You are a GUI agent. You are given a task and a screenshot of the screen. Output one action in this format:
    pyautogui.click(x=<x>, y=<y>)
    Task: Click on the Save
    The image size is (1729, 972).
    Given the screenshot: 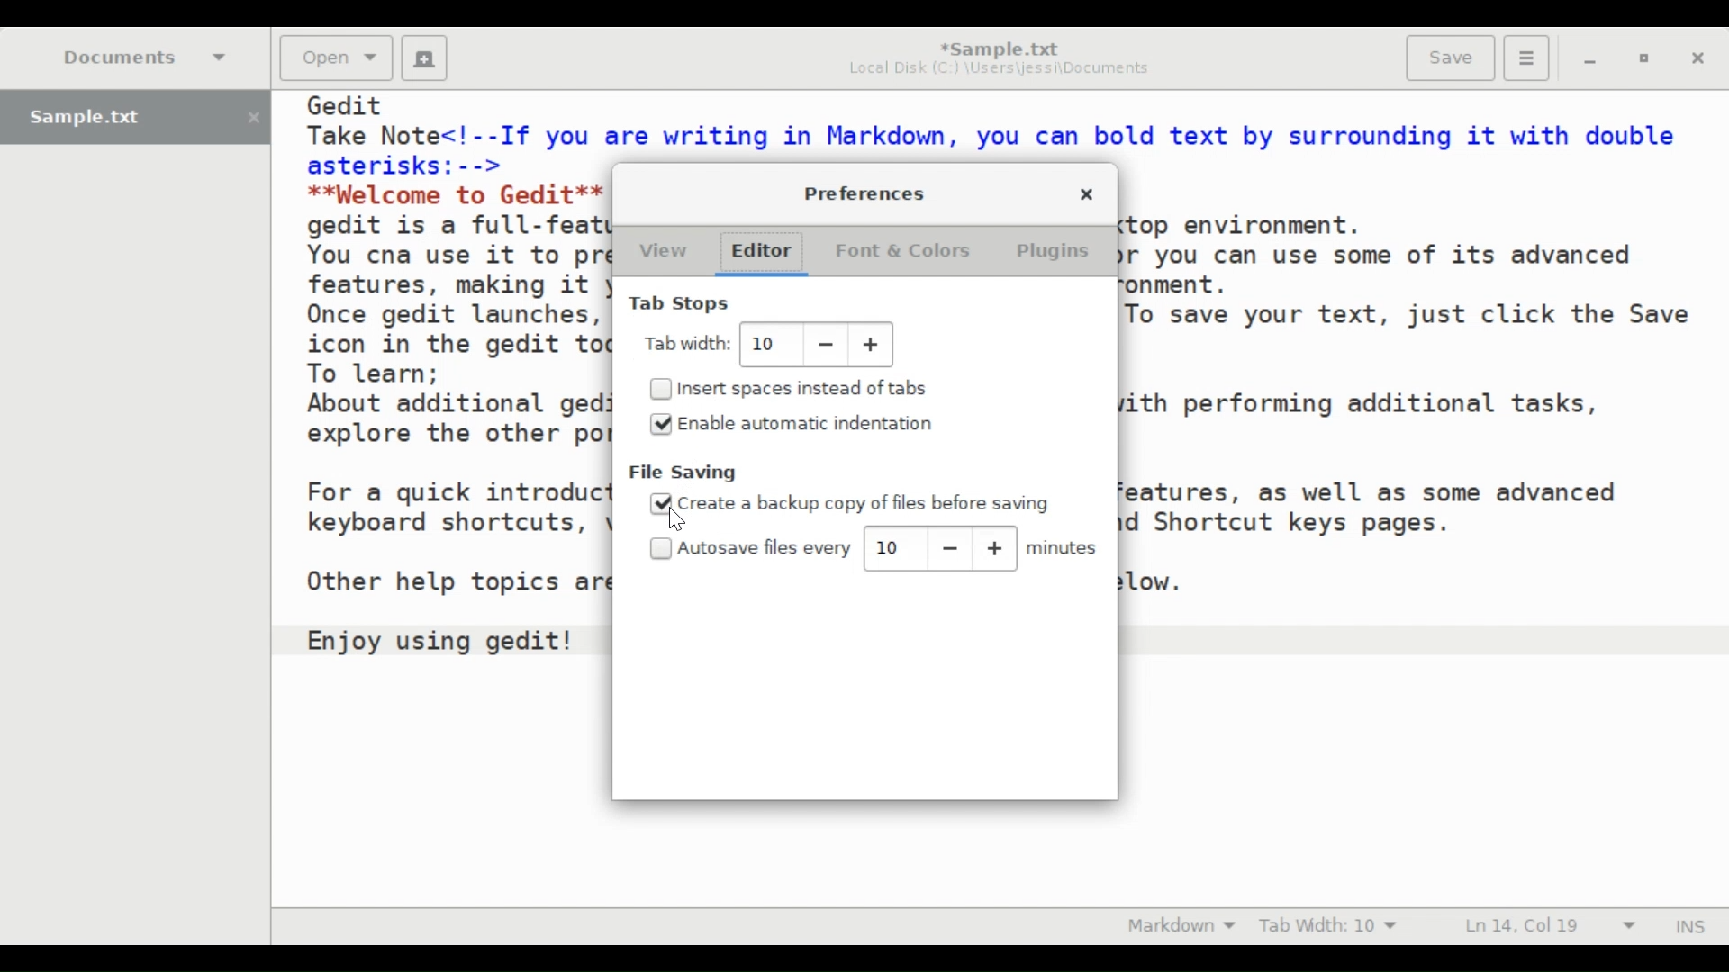 What is the action you would take?
    pyautogui.click(x=1449, y=58)
    